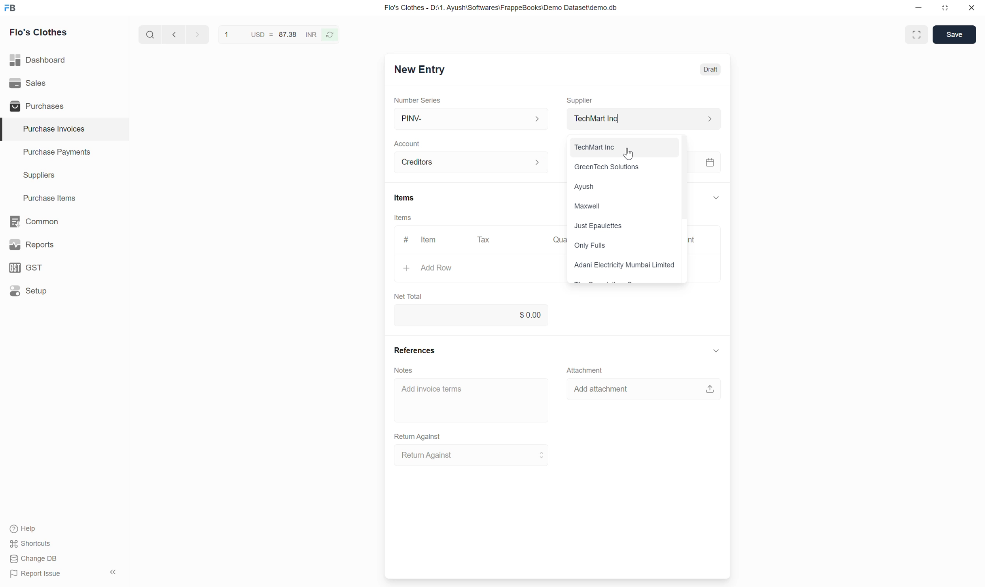 Image resolution: width=985 pixels, height=587 pixels. What do you see at coordinates (405, 371) in the screenshot?
I see `Notes` at bounding box center [405, 371].